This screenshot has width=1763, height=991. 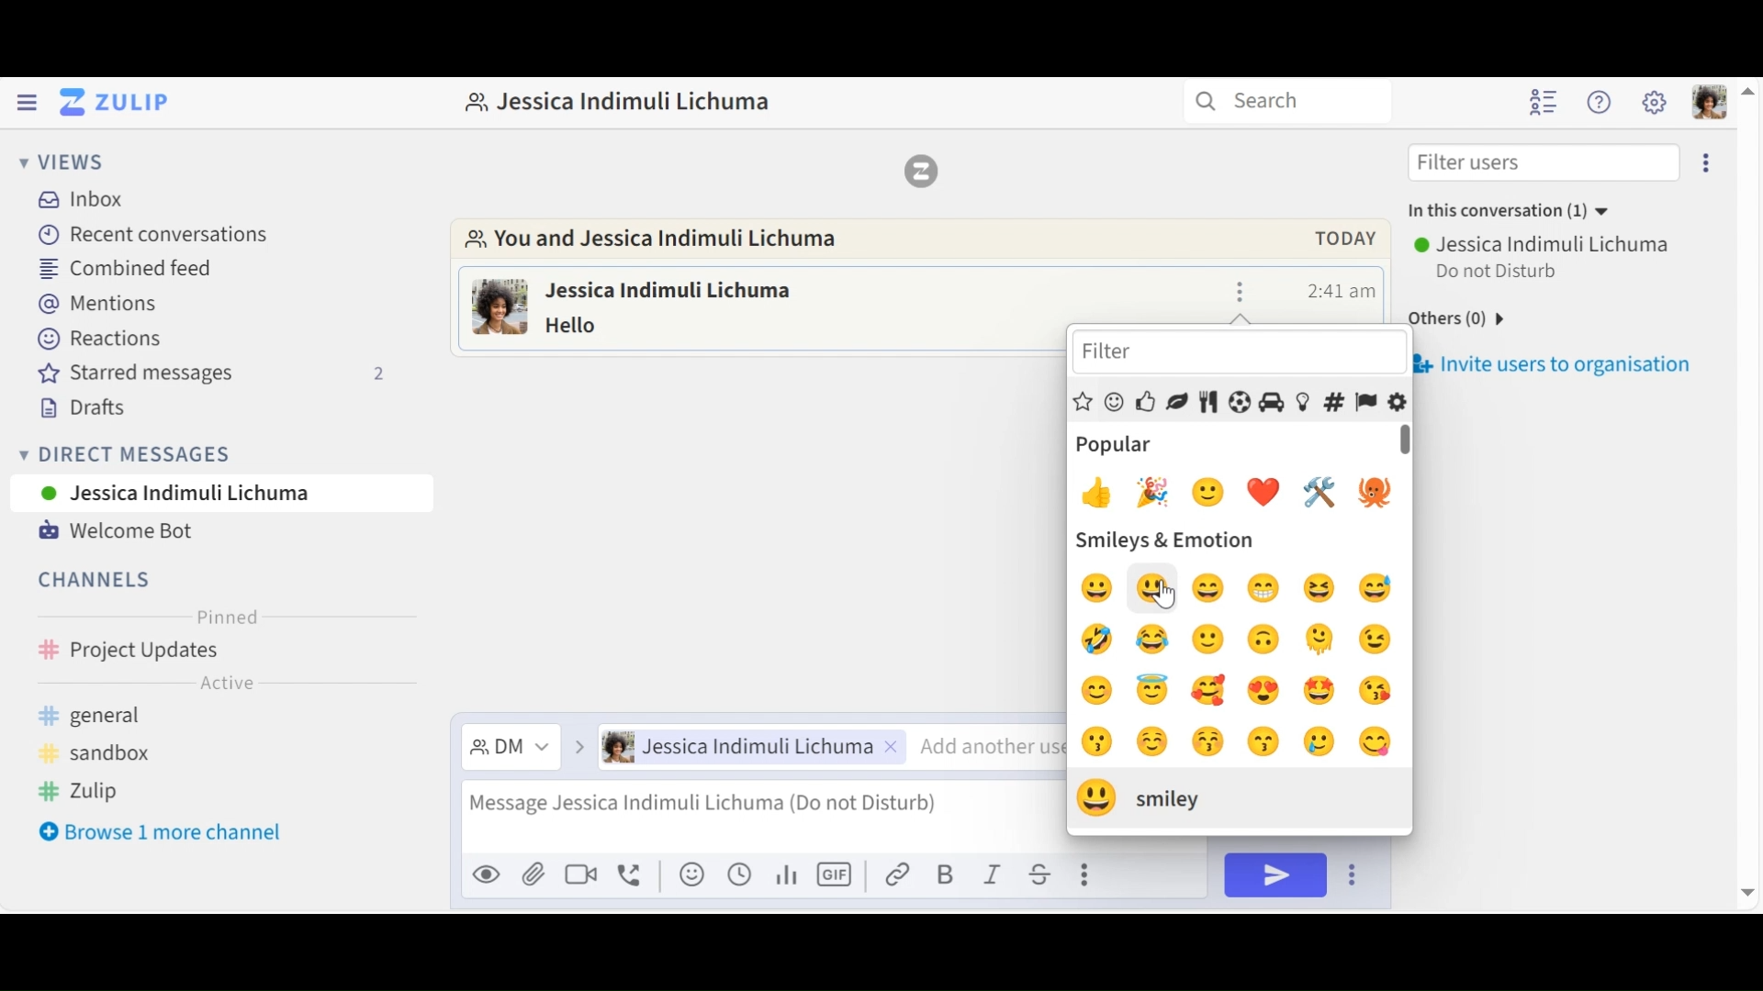 I want to click on starry eyes, so click(x=1317, y=689).